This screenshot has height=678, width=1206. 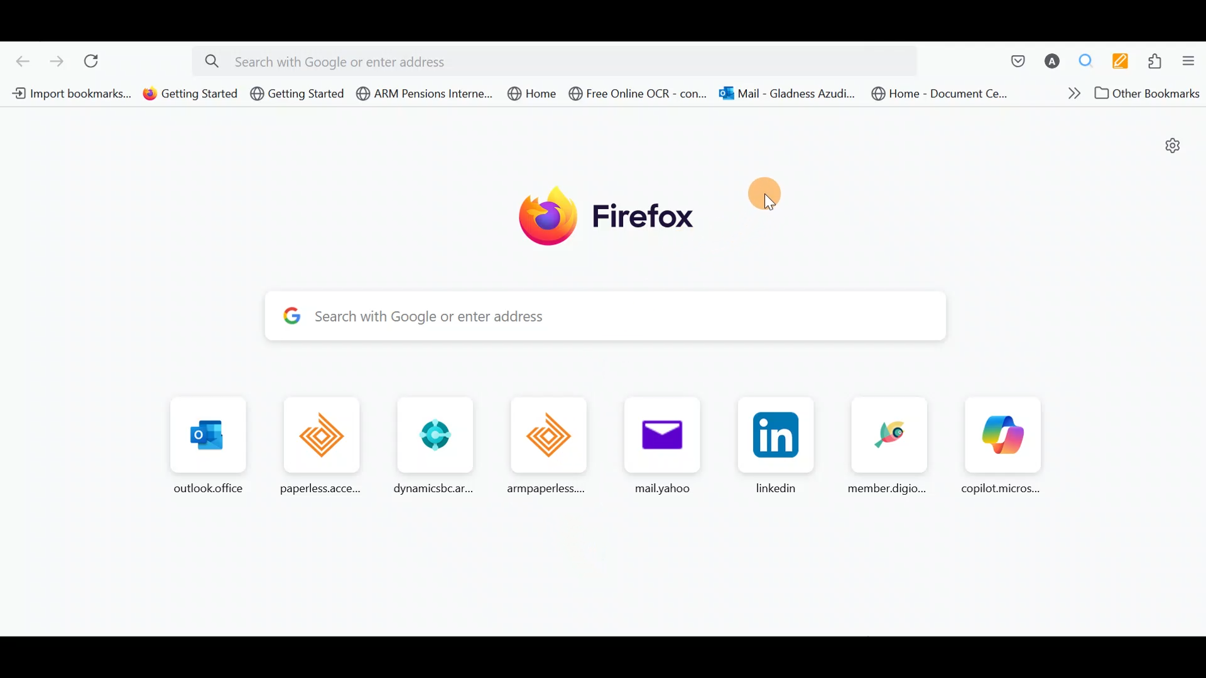 What do you see at coordinates (561, 59) in the screenshot?
I see `Search bar` at bounding box center [561, 59].